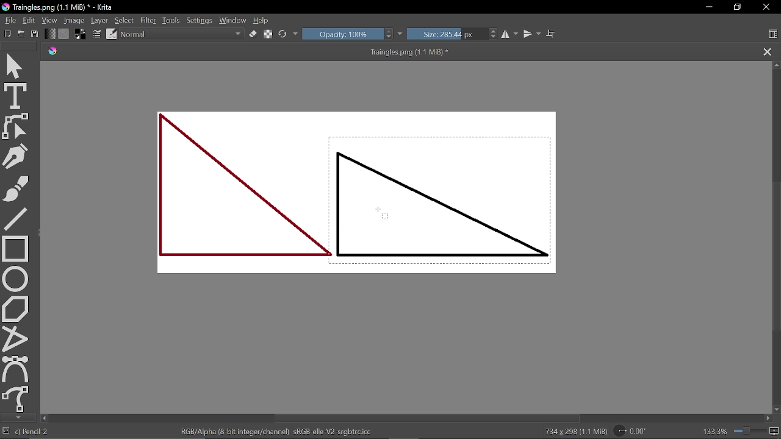 The image size is (781, 439). What do you see at coordinates (29, 20) in the screenshot?
I see `Edit` at bounding box center [29, 20].